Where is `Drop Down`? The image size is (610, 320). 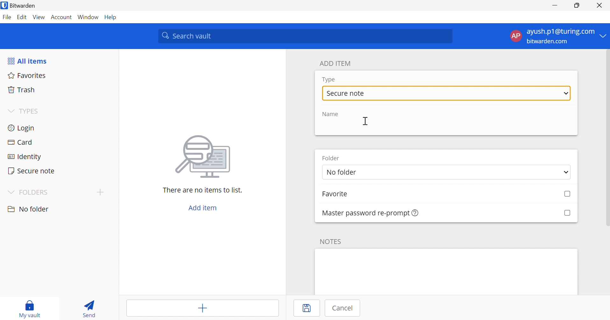 Drop Down is located at coordinates (10, 191).